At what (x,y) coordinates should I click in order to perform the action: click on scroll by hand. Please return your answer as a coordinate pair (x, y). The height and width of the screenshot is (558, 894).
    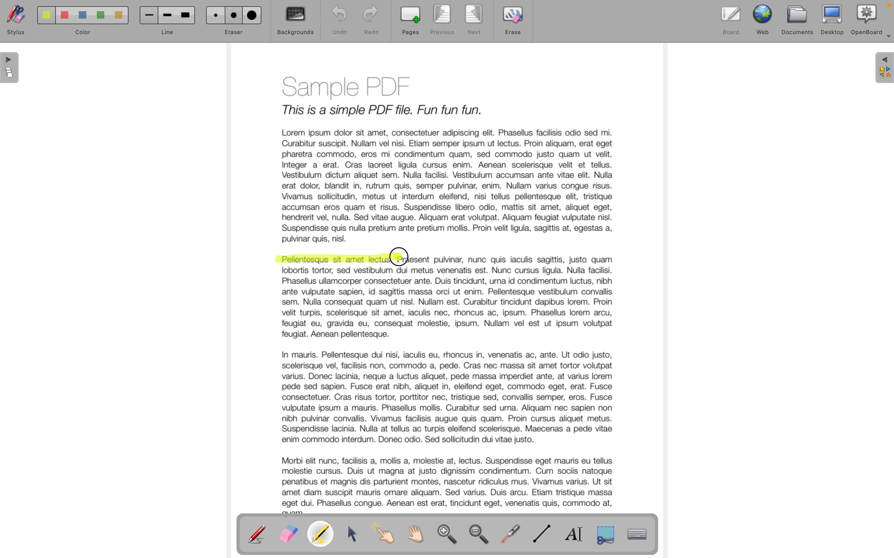
    Looking at the image, I should click on (420, 534).